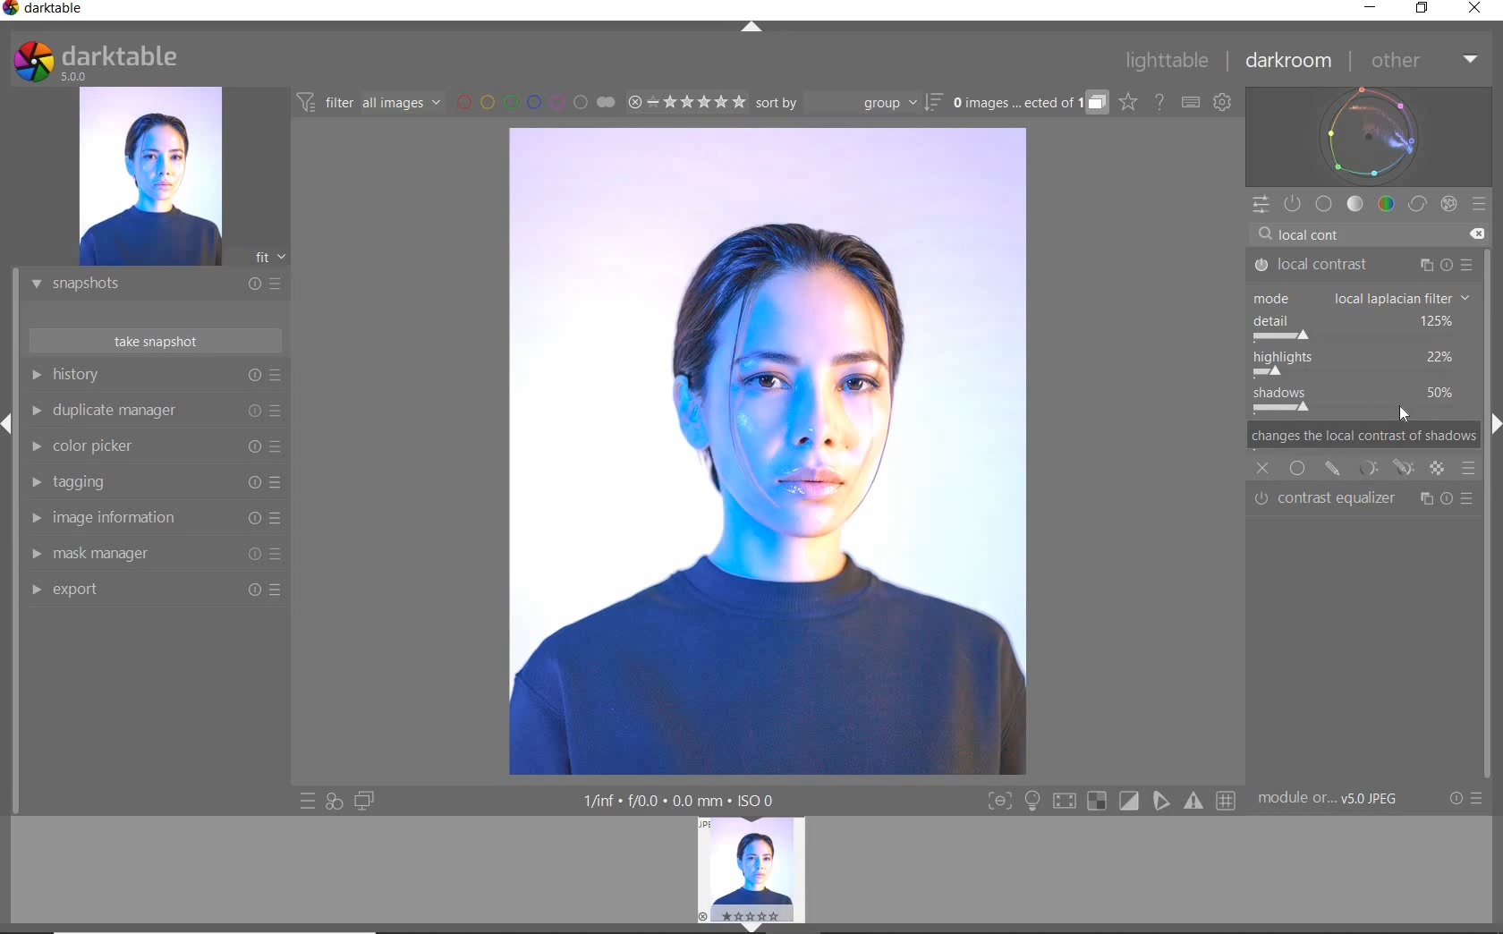  What do you see at coordinates (1479, 203) in the screenshot?
I see `PRESETS` at bounding box center [1479, 203].